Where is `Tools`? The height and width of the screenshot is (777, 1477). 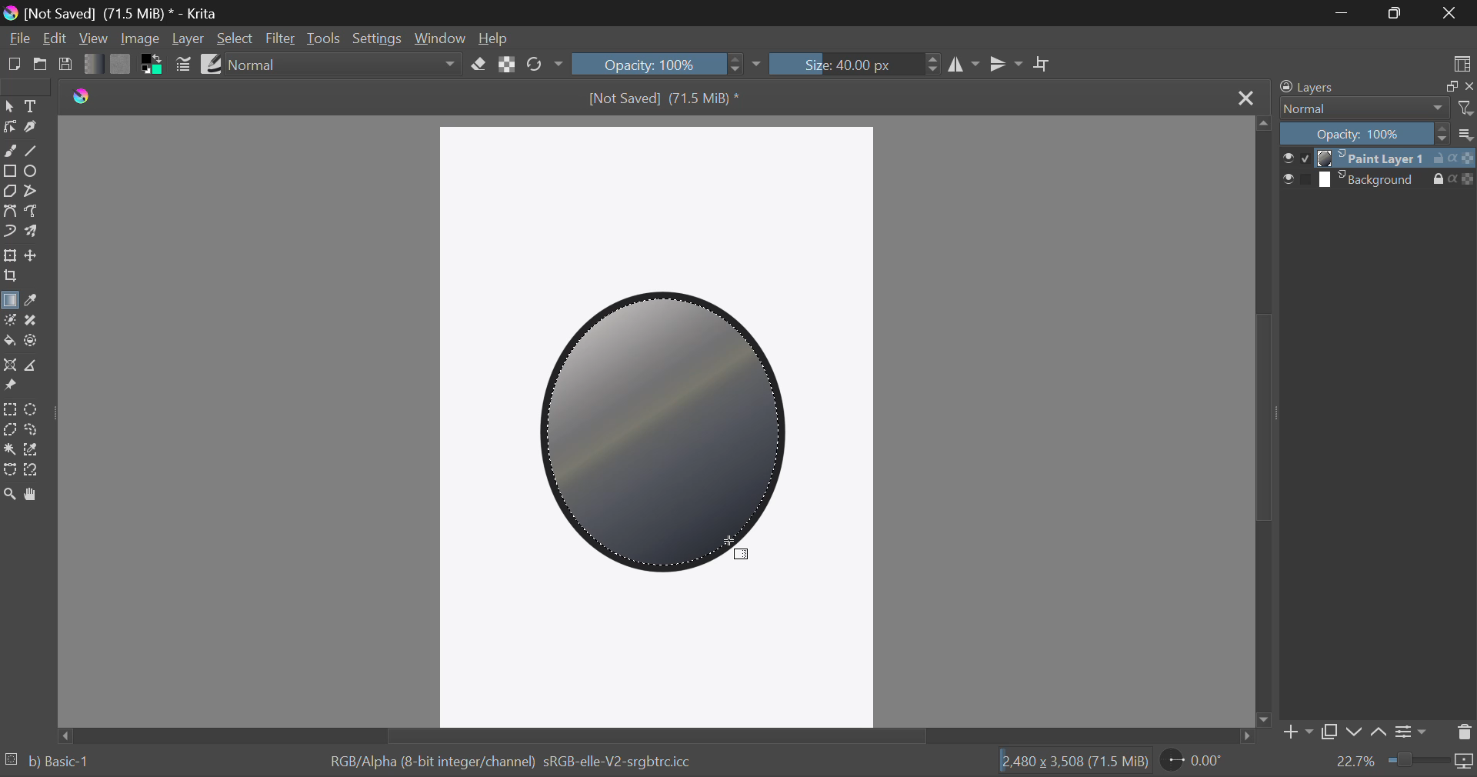
Tools is located at coordinates (324, 38).